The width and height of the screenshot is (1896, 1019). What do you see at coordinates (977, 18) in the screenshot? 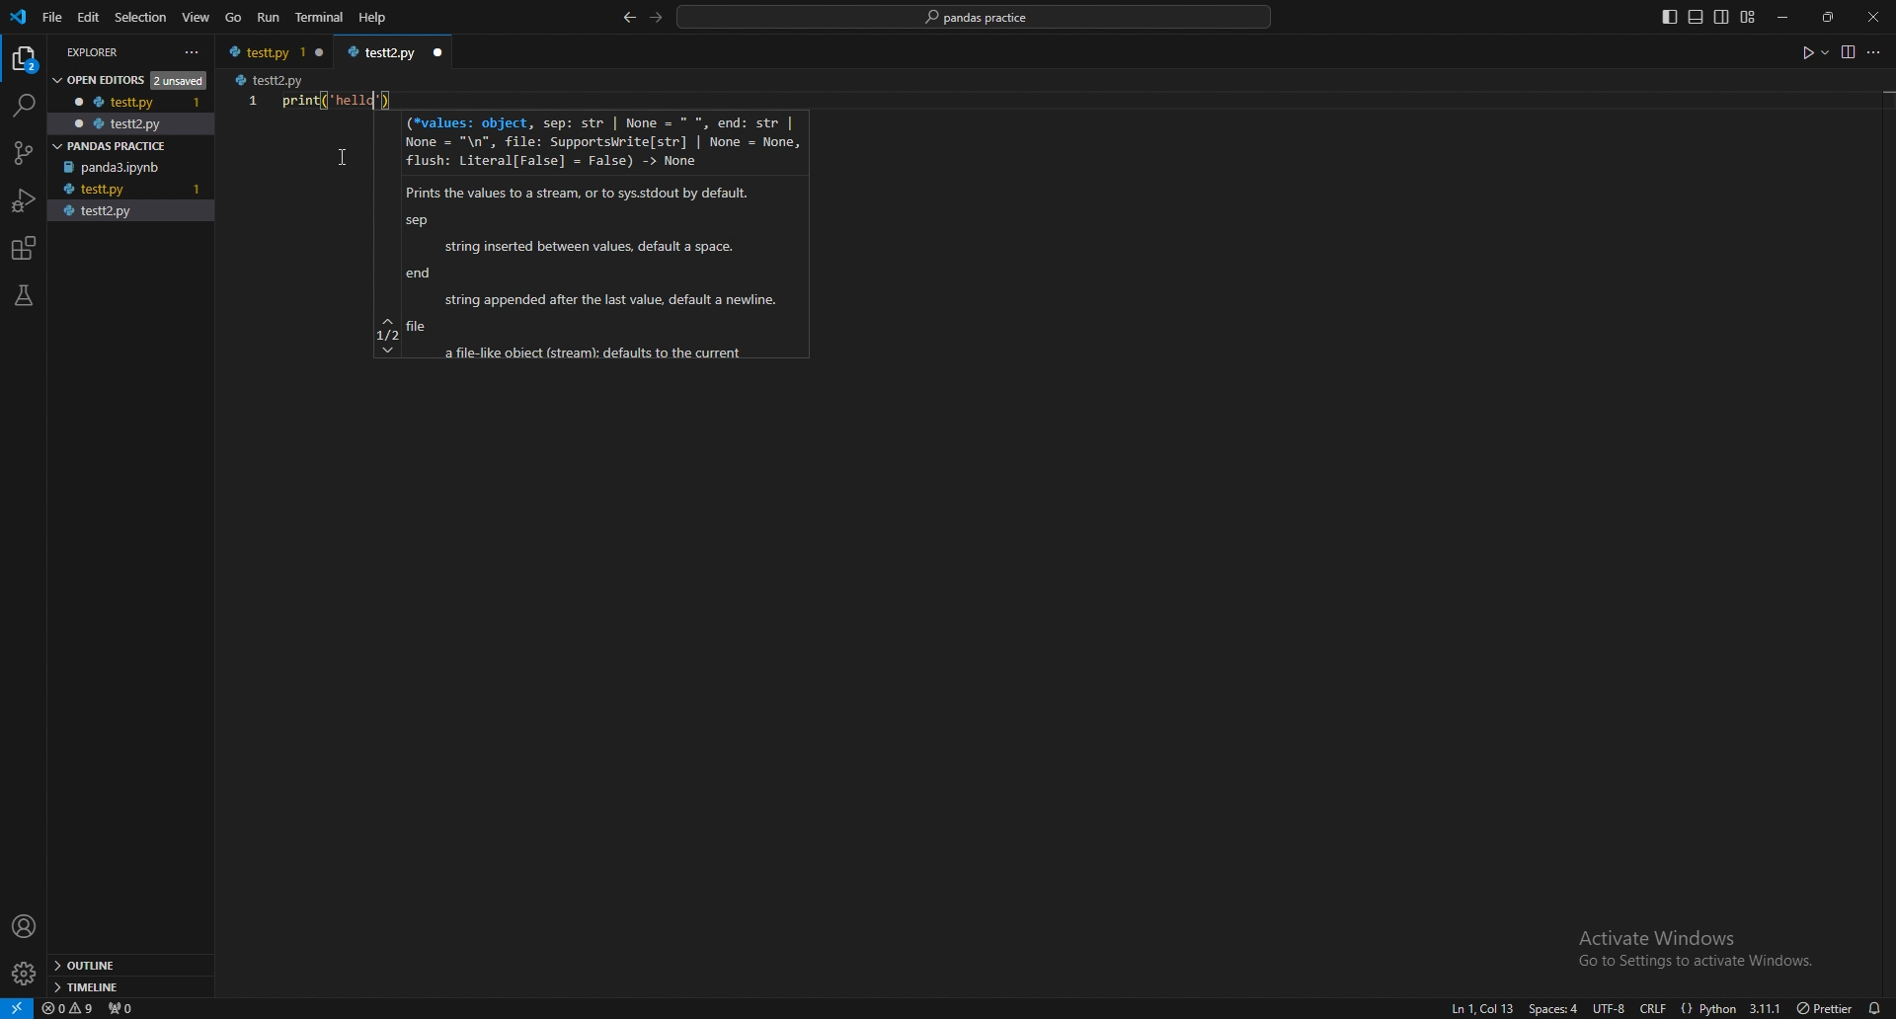
I see `pandas practice` at bounding box center [977, 18].